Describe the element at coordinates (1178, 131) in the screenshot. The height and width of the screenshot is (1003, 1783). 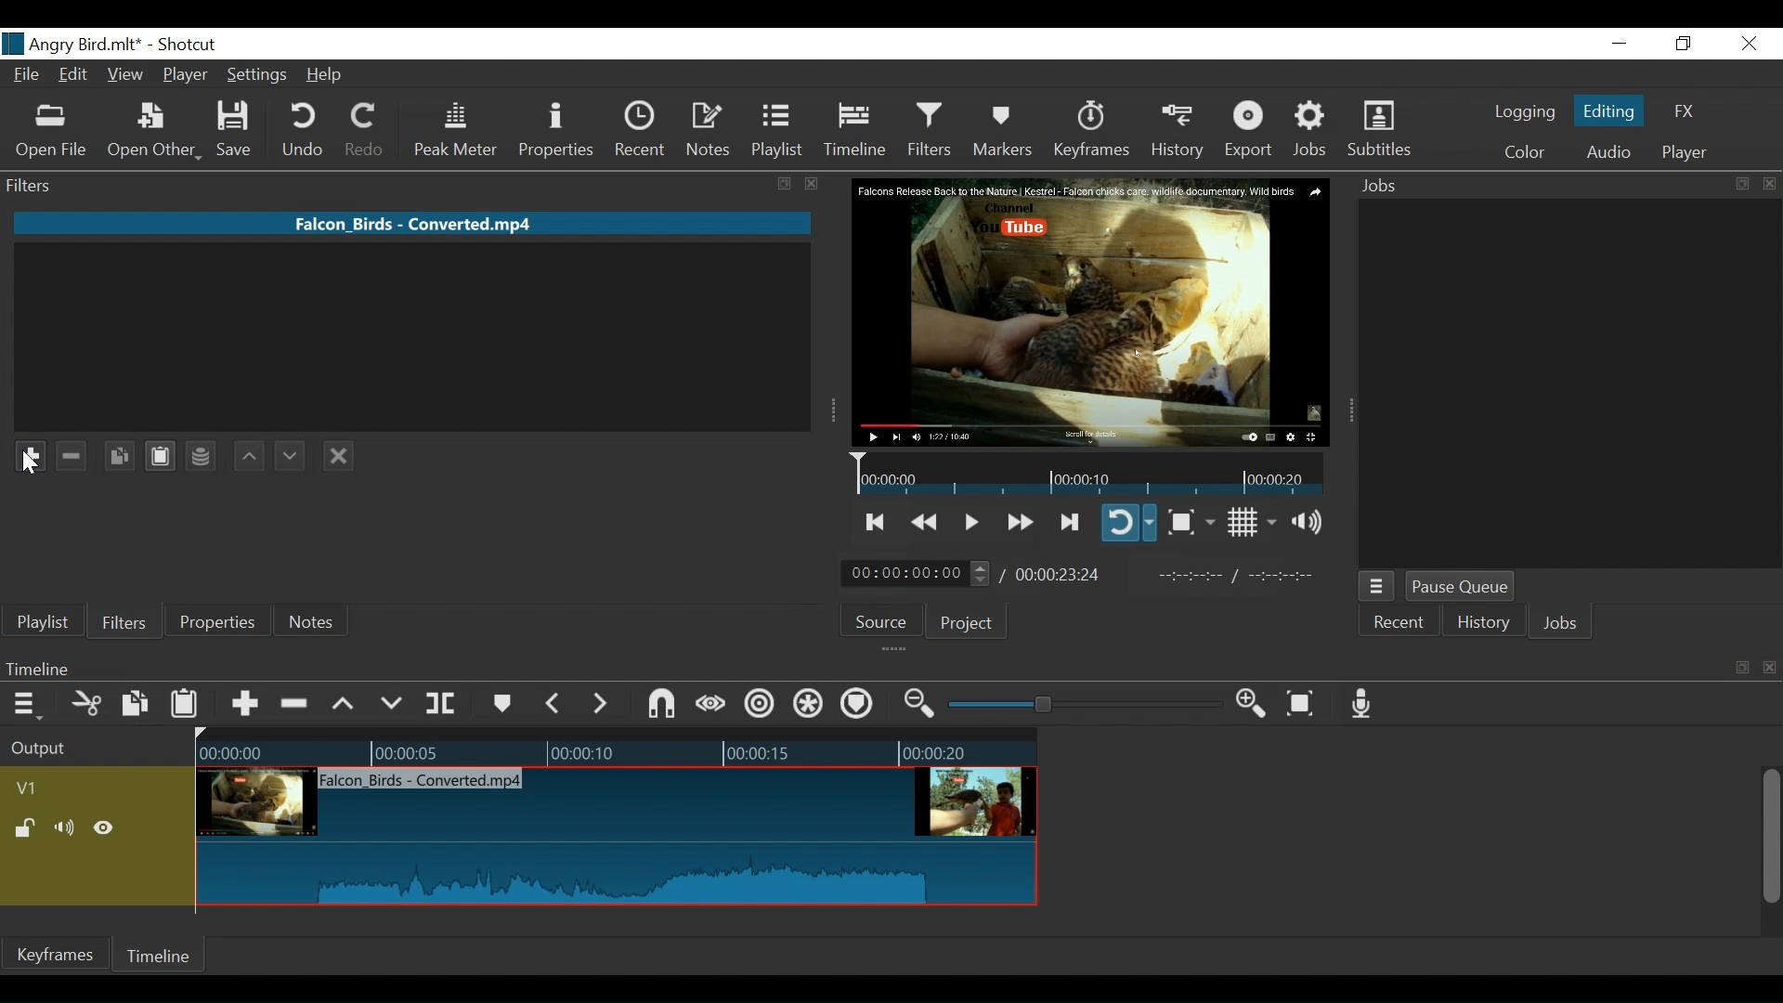
I see `History` at that location.